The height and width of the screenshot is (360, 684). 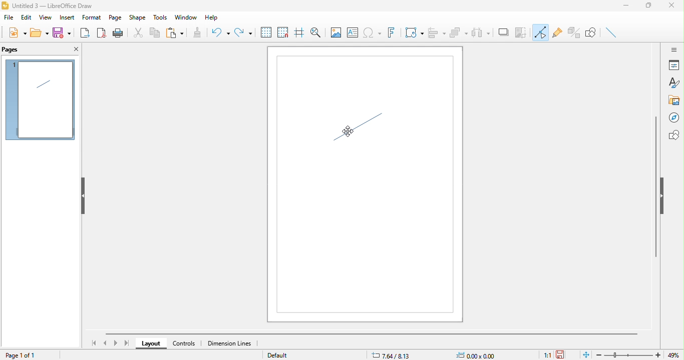 What do you see at coordinates (138, 18) in the screenshot?
I see `shape` at bounding box center [138, 18].